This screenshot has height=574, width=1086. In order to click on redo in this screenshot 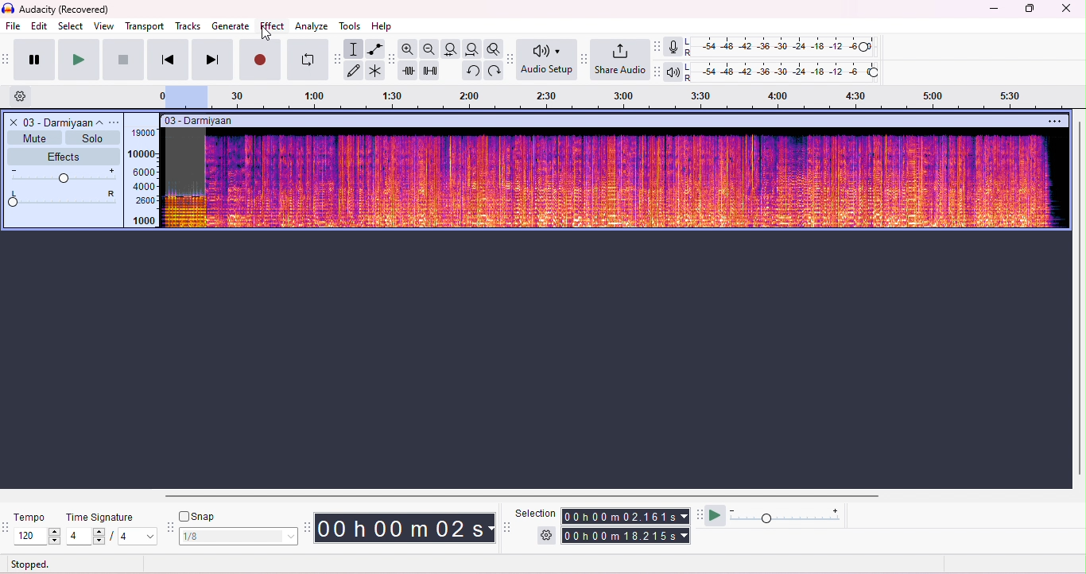, I will do `click(495, 71)`.